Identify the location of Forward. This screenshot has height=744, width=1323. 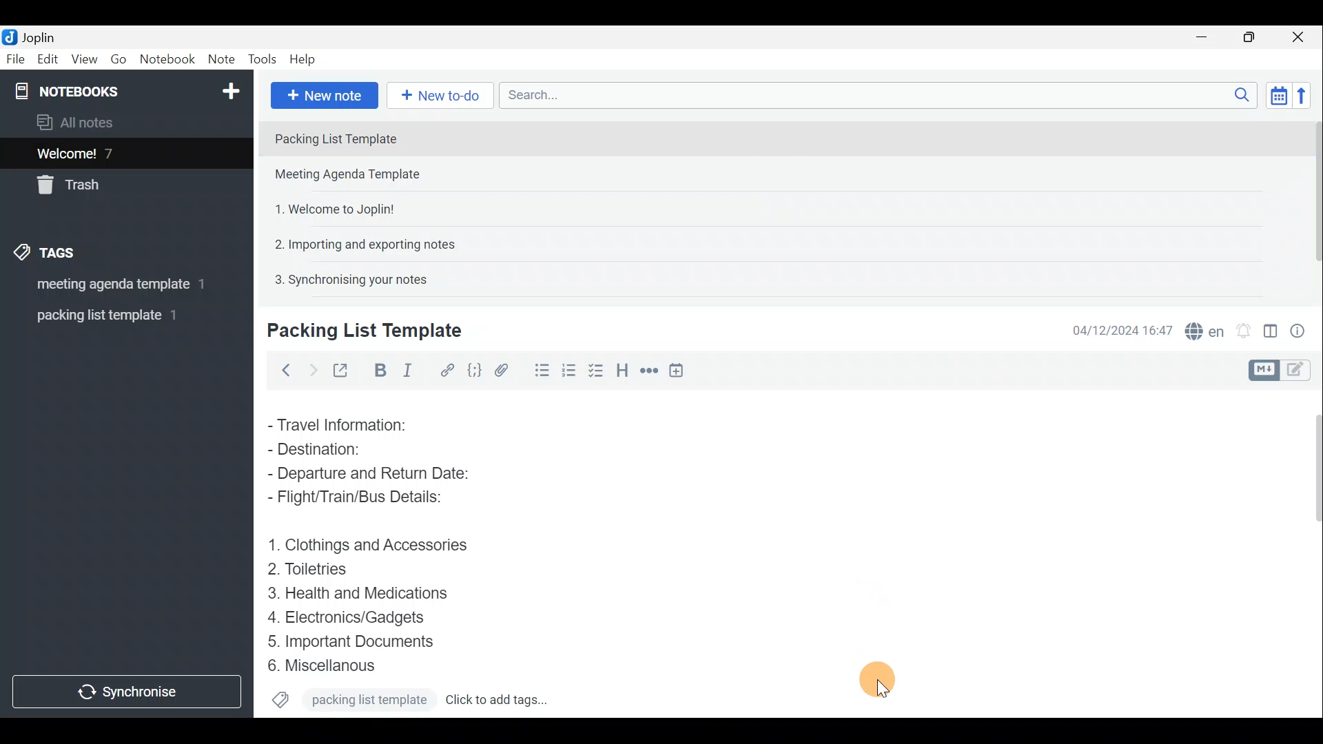
(310, 369).